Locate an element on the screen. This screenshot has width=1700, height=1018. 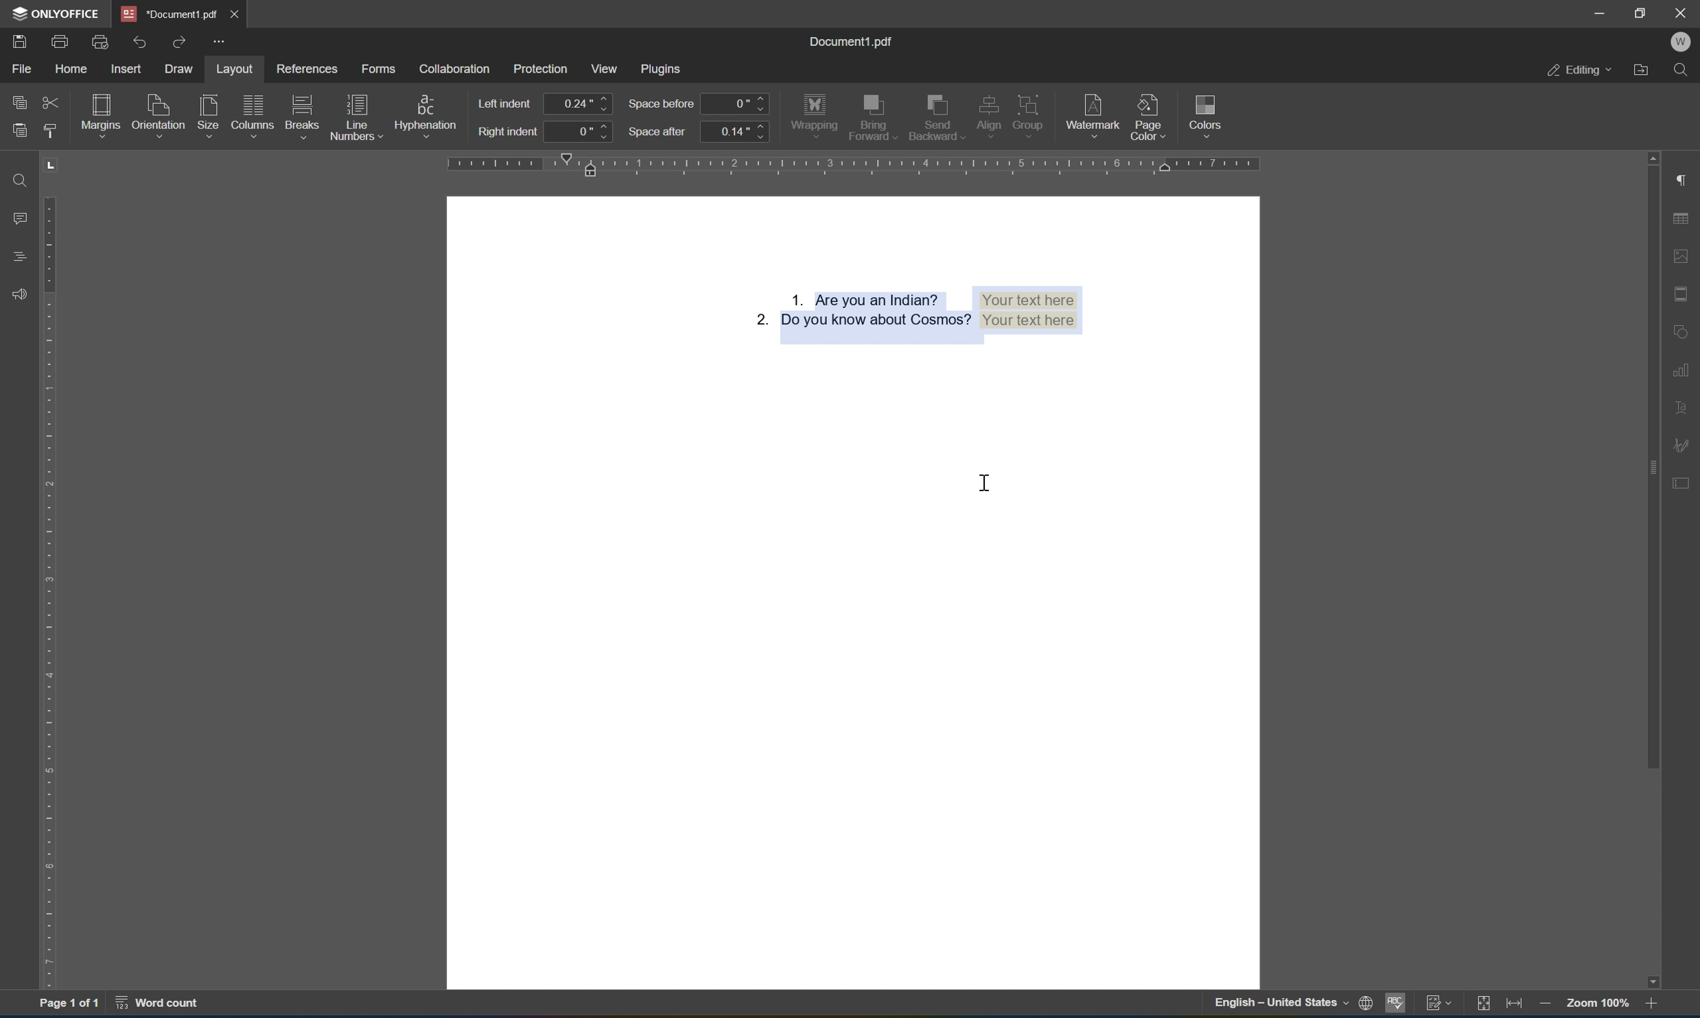
editing is located at coordinates (1579, 71).